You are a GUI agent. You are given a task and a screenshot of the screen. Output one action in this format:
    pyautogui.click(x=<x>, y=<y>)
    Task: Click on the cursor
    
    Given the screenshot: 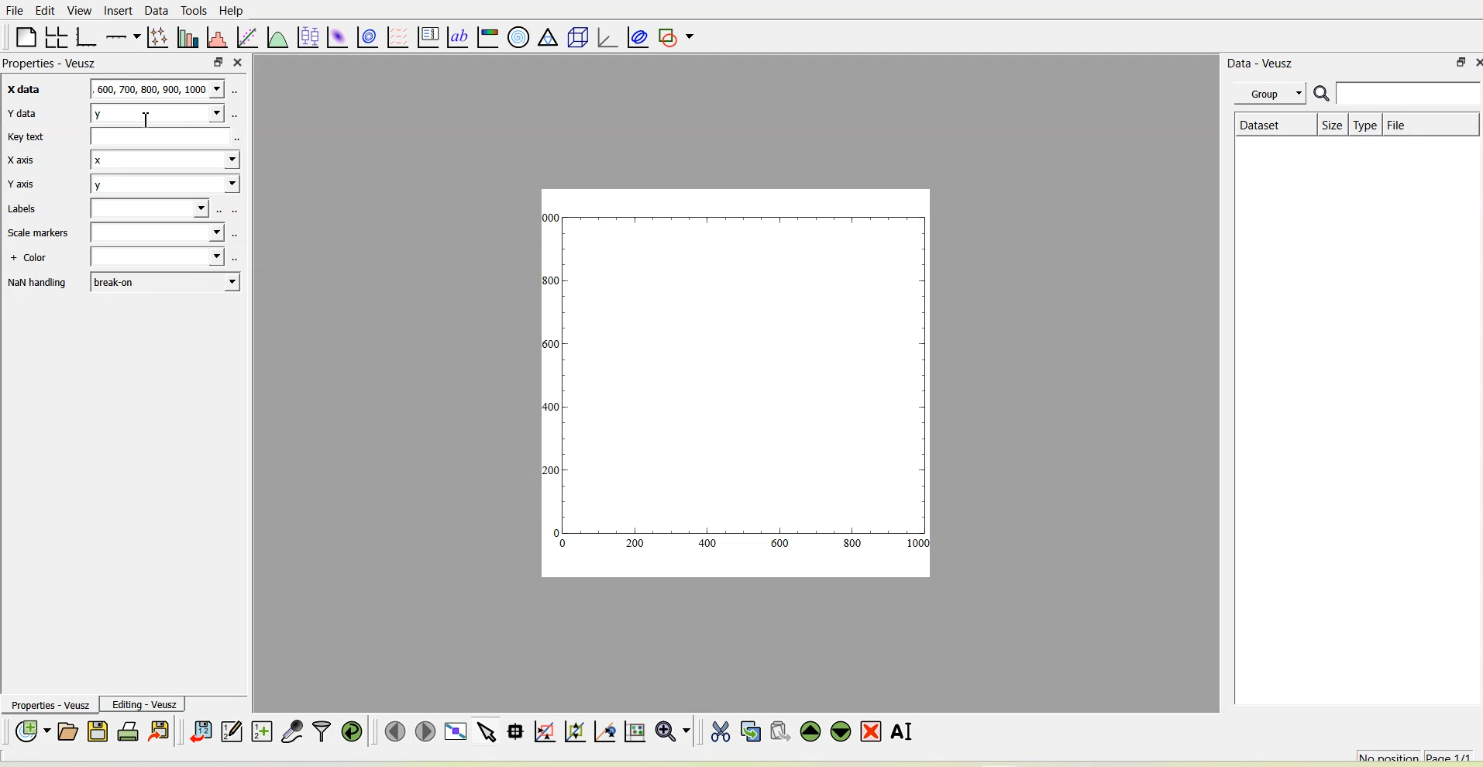 What is the action you would take?
    pyautogui.click(x=150, y=112)
    